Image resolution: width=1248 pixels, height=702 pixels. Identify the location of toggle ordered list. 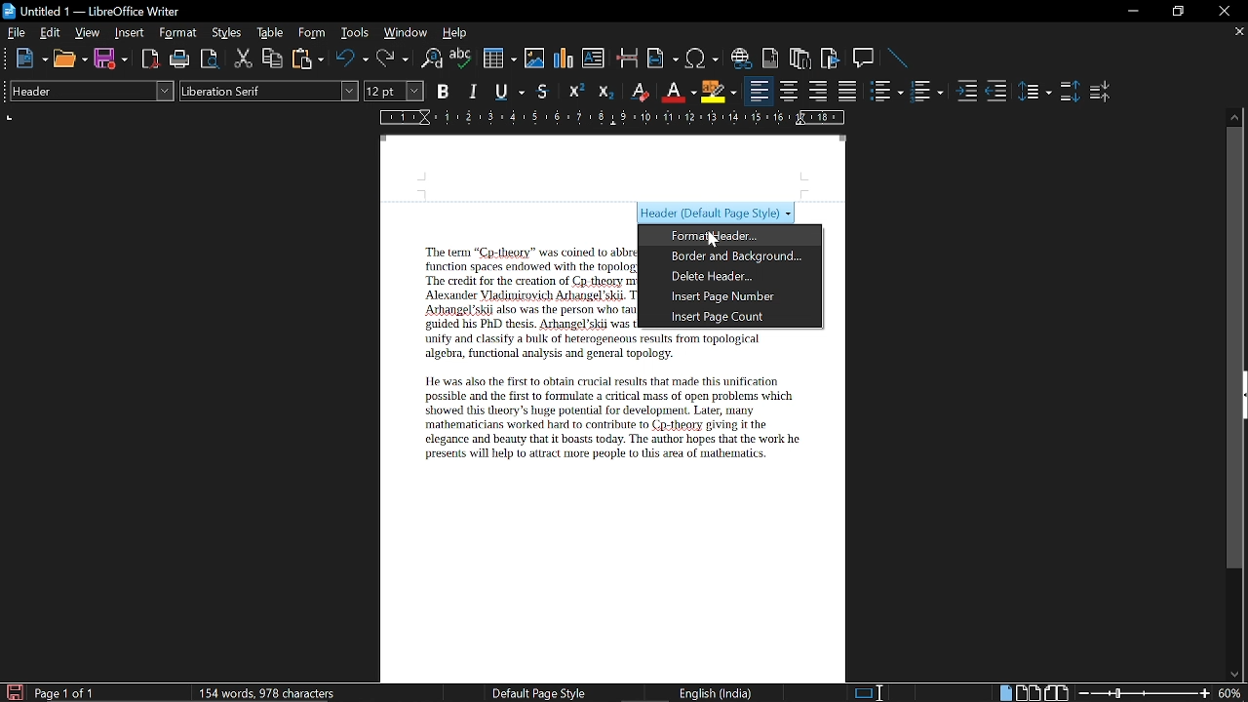
(886, 92).